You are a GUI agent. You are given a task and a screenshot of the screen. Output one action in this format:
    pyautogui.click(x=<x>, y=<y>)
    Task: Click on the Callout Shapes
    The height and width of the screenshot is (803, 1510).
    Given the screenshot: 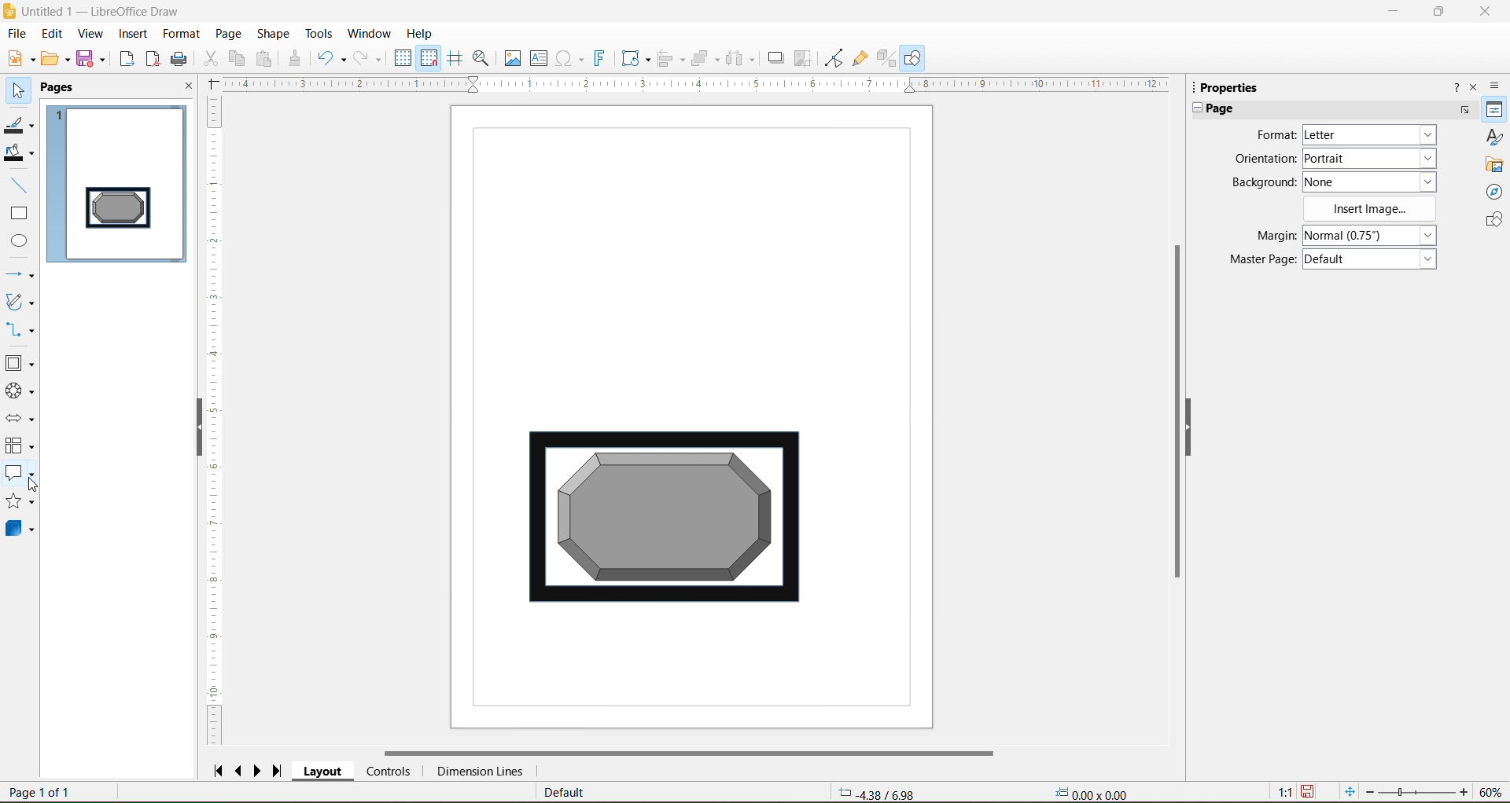 What is the action you would take?
    pyautogui.click(x=23, y=475)
    